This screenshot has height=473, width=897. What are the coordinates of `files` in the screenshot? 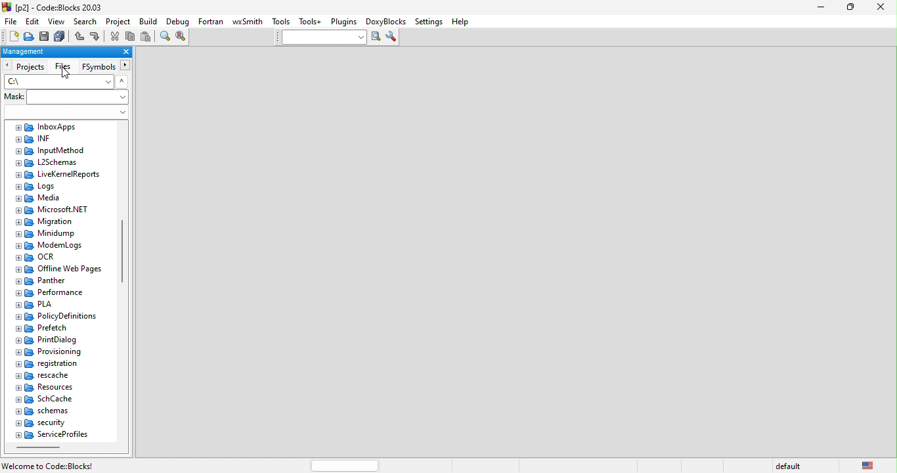 It's located at (62, 64).